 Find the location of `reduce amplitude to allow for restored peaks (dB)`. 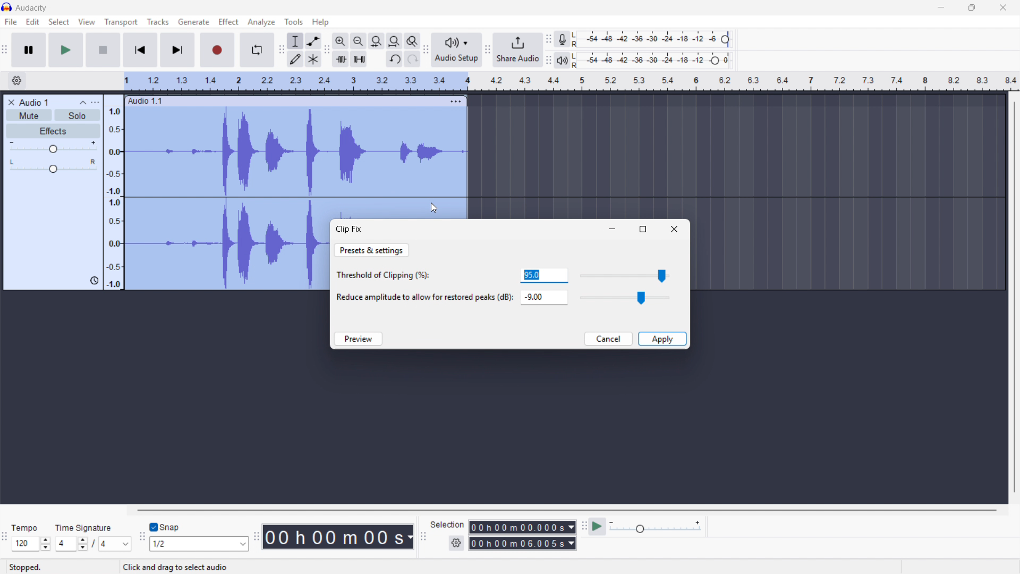

reduce amplitude to allow for restored peaks (dB) is located at coordinates (423, 298).